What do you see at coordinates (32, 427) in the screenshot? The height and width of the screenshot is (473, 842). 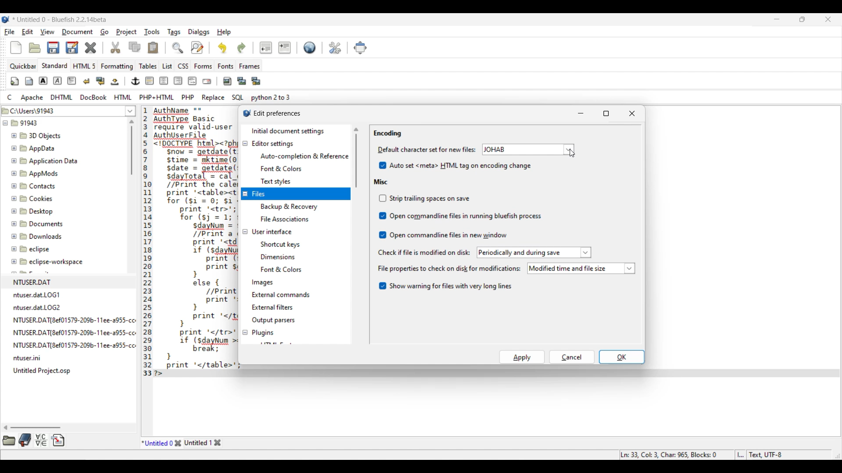 I see `Horizontal slide bar` at bounding box center [32, 427].